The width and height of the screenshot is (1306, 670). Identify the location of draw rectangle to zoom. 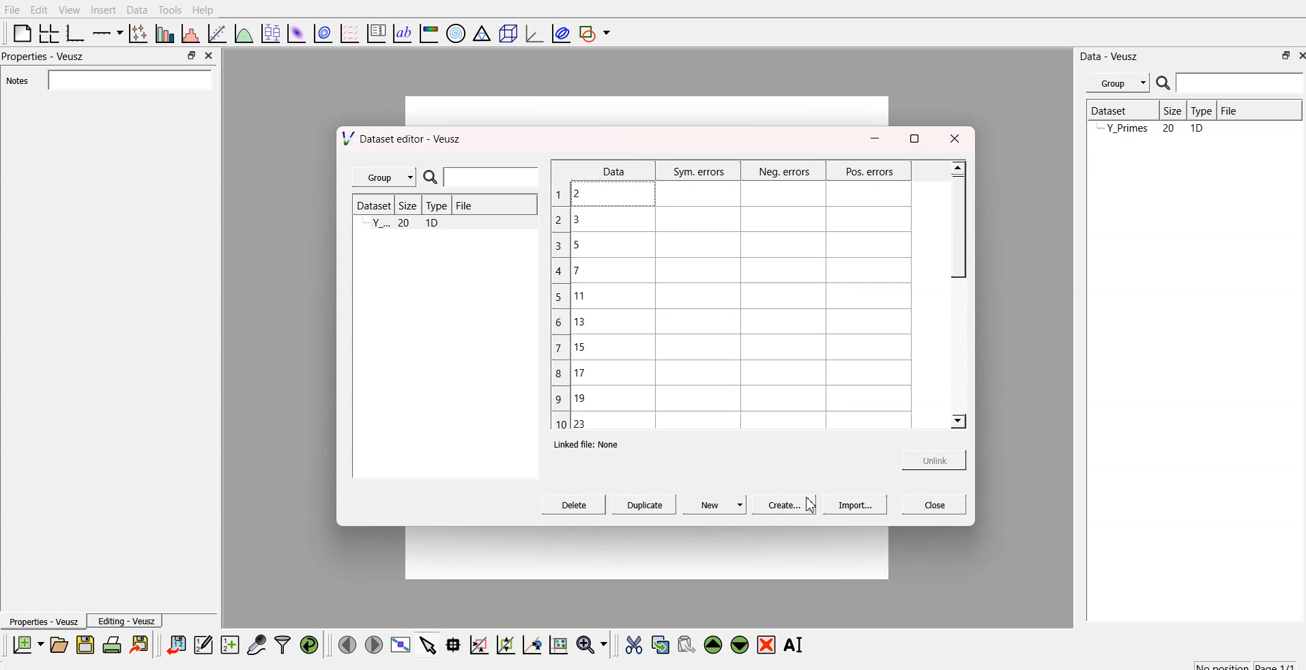
(478, 644).